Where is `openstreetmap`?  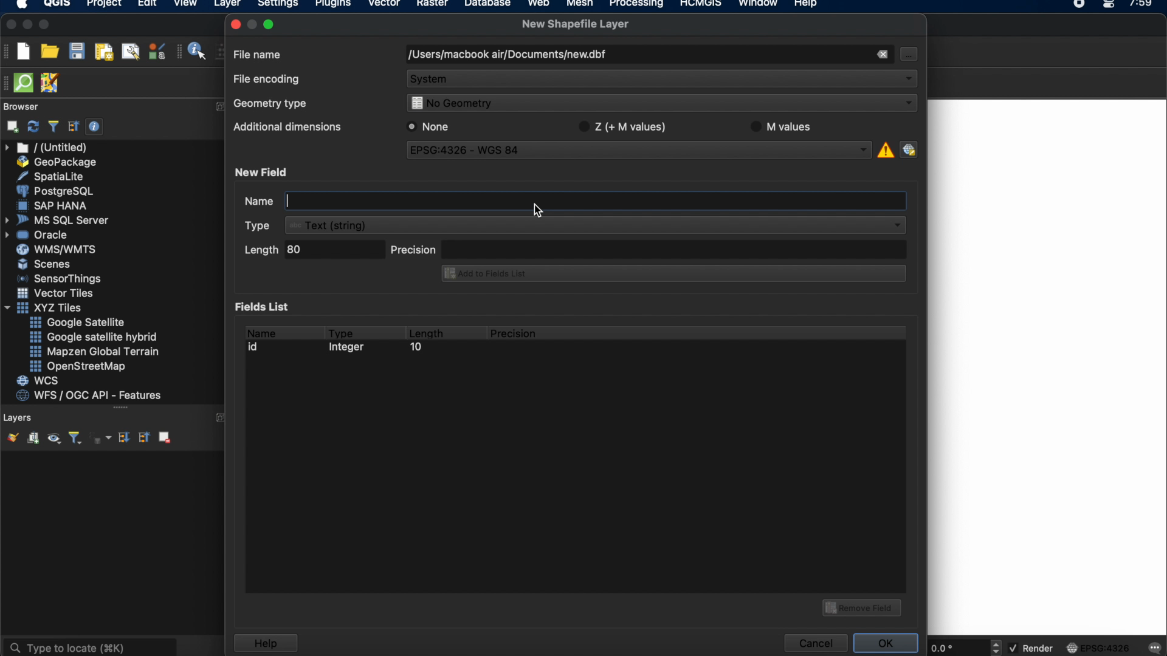
openstreetmap is located at coordinates (78, 367).